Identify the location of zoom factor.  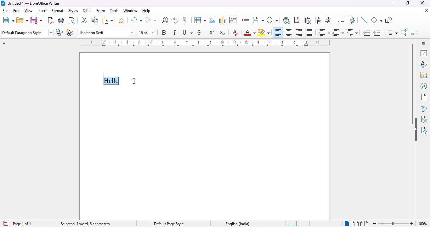
(423, 224).